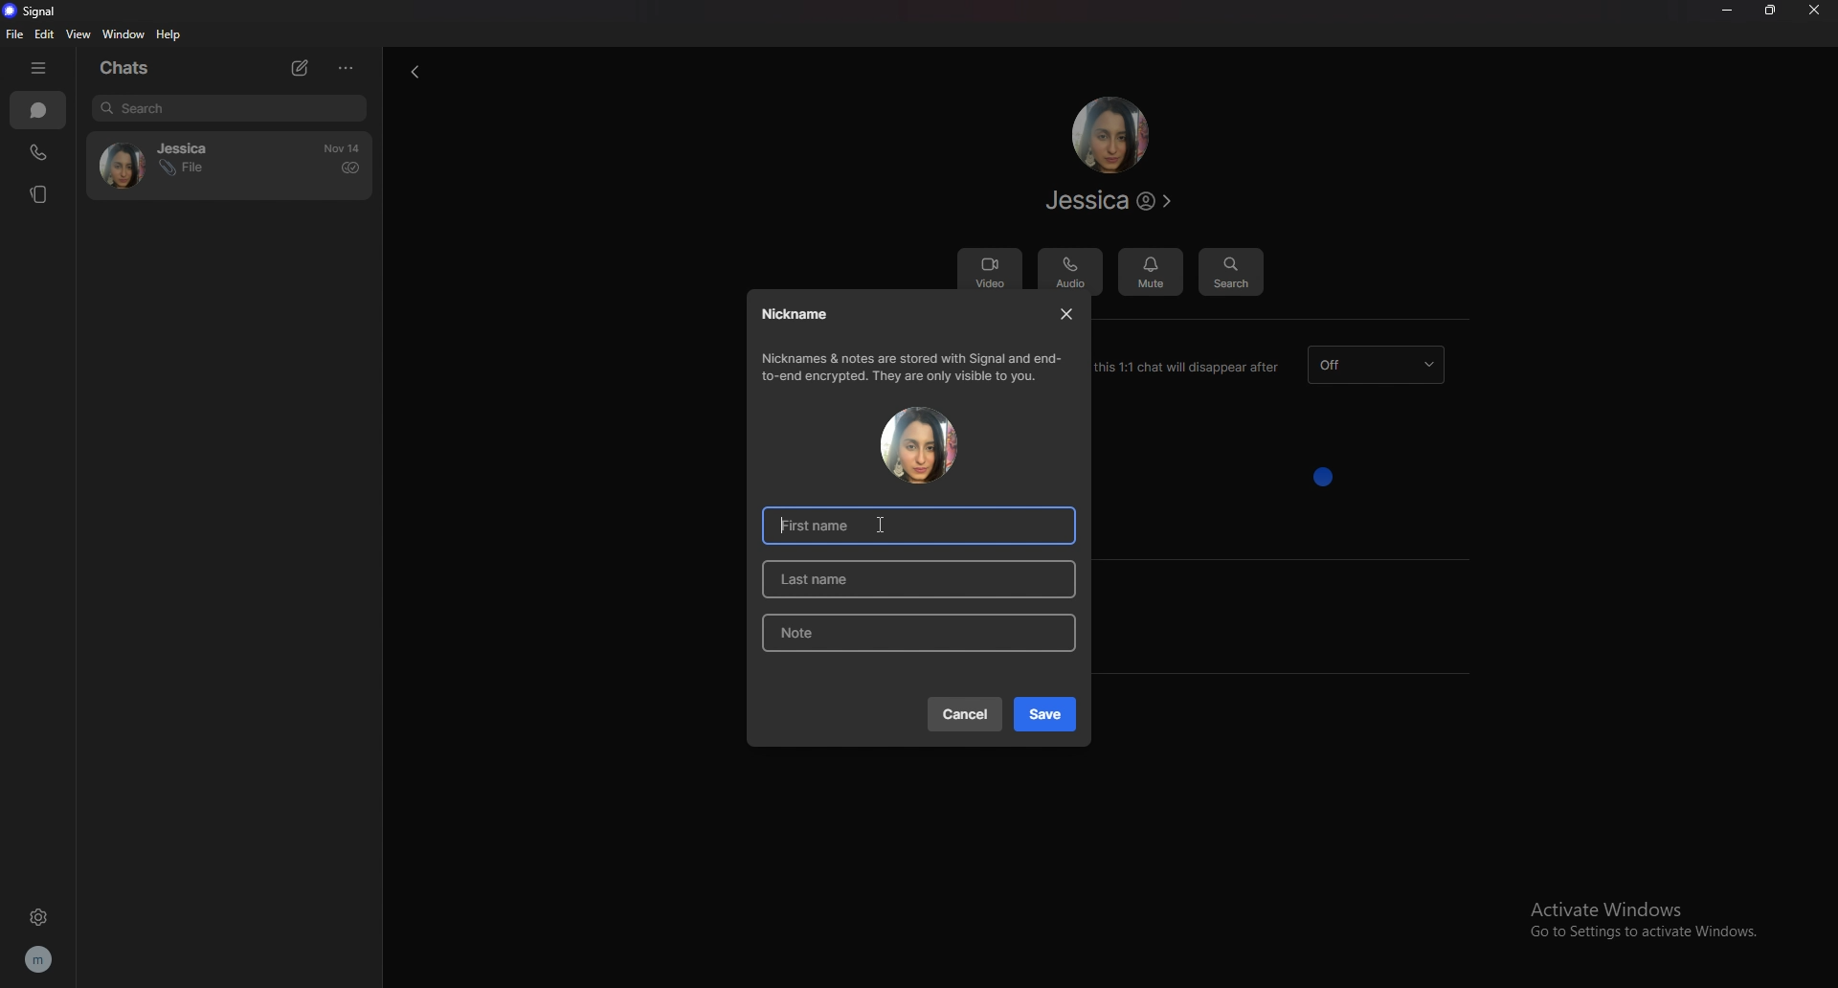 This screenshot has width=1838, height=988. What do you see at coordinates (129, 69) in the screenshot?
I see `chats` at bounding box center [129, 69].